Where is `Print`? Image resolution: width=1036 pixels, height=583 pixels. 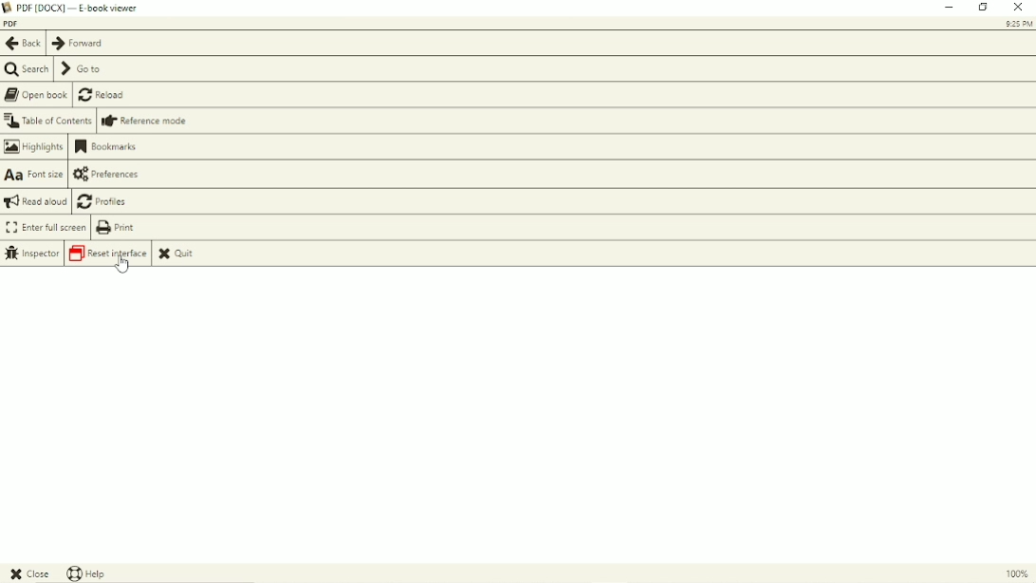
Print is located at coordinates (118, 227).